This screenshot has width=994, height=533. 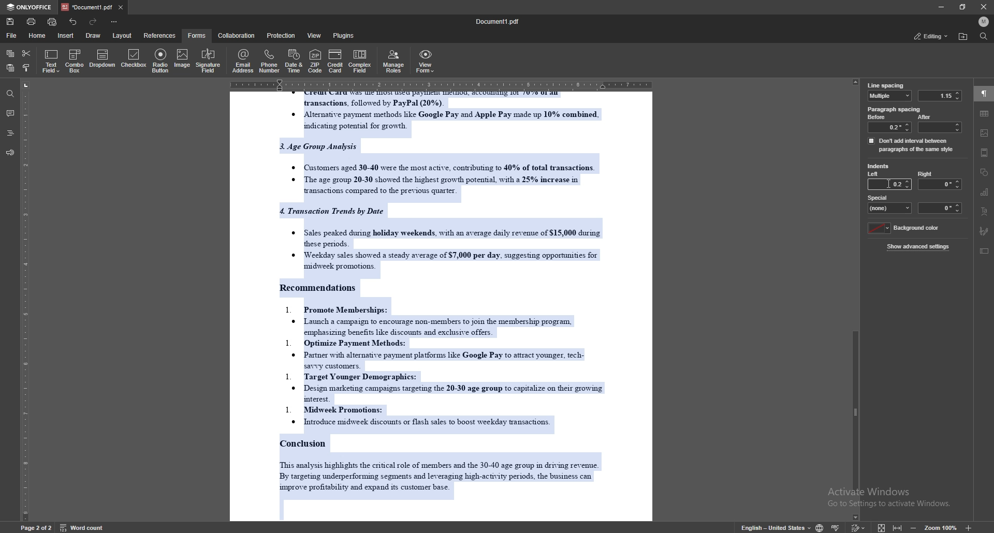 What do you see at coordinates (941, 527) in the screenshot?
I see `zoom` at bounding box center [941, 527].